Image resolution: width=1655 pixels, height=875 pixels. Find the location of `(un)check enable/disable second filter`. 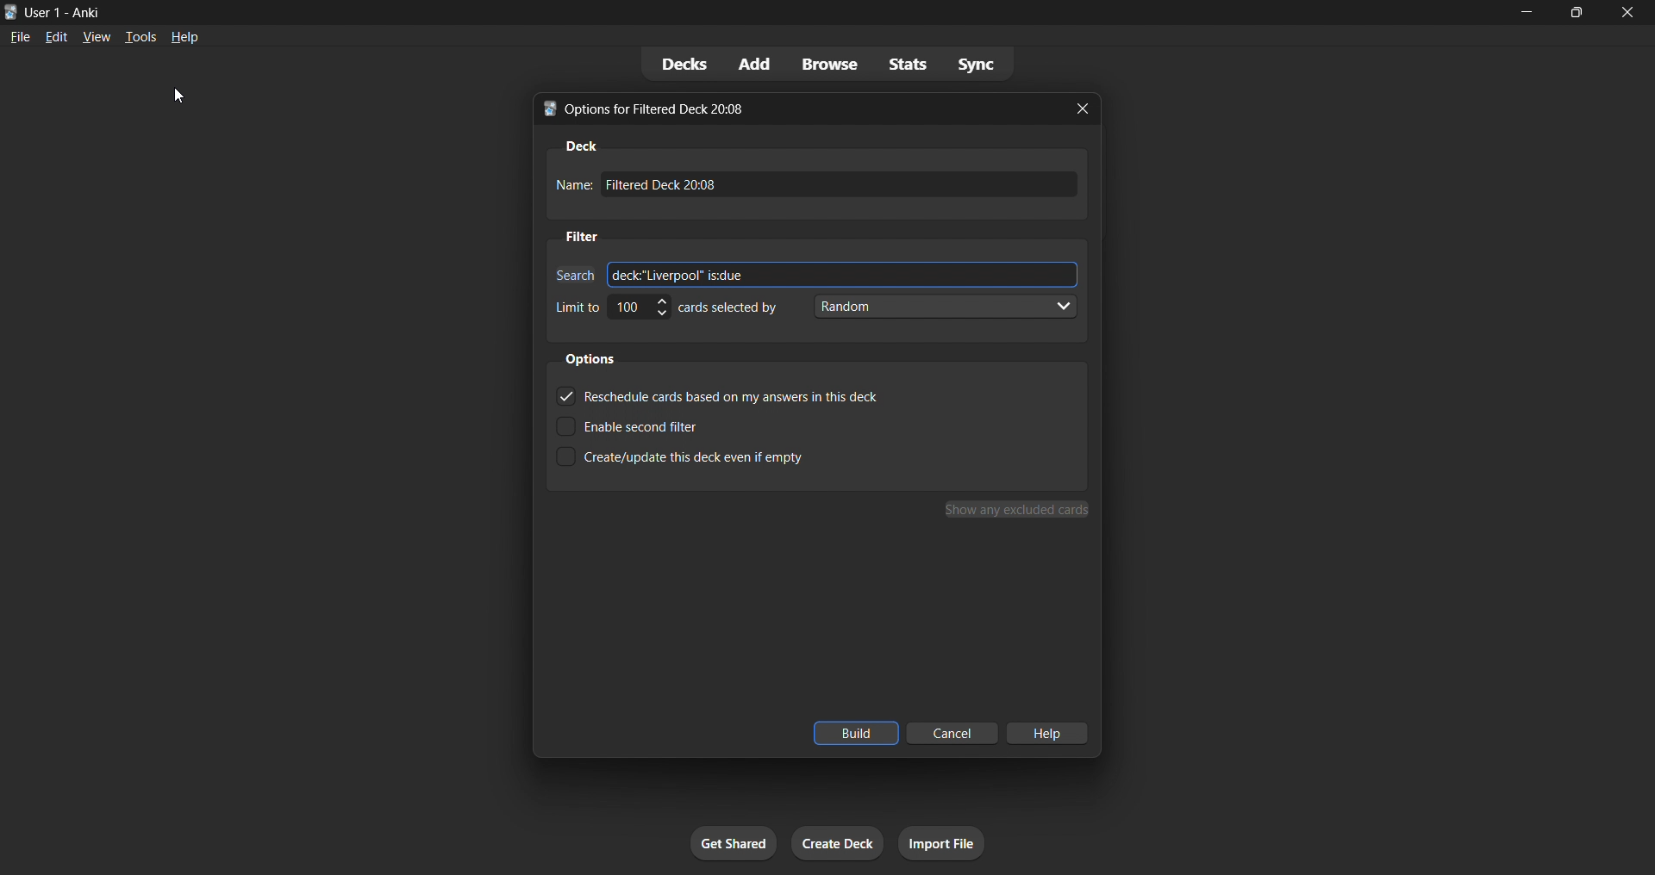

(un)check enable/disable second filter is located at coordinates (740, 426).